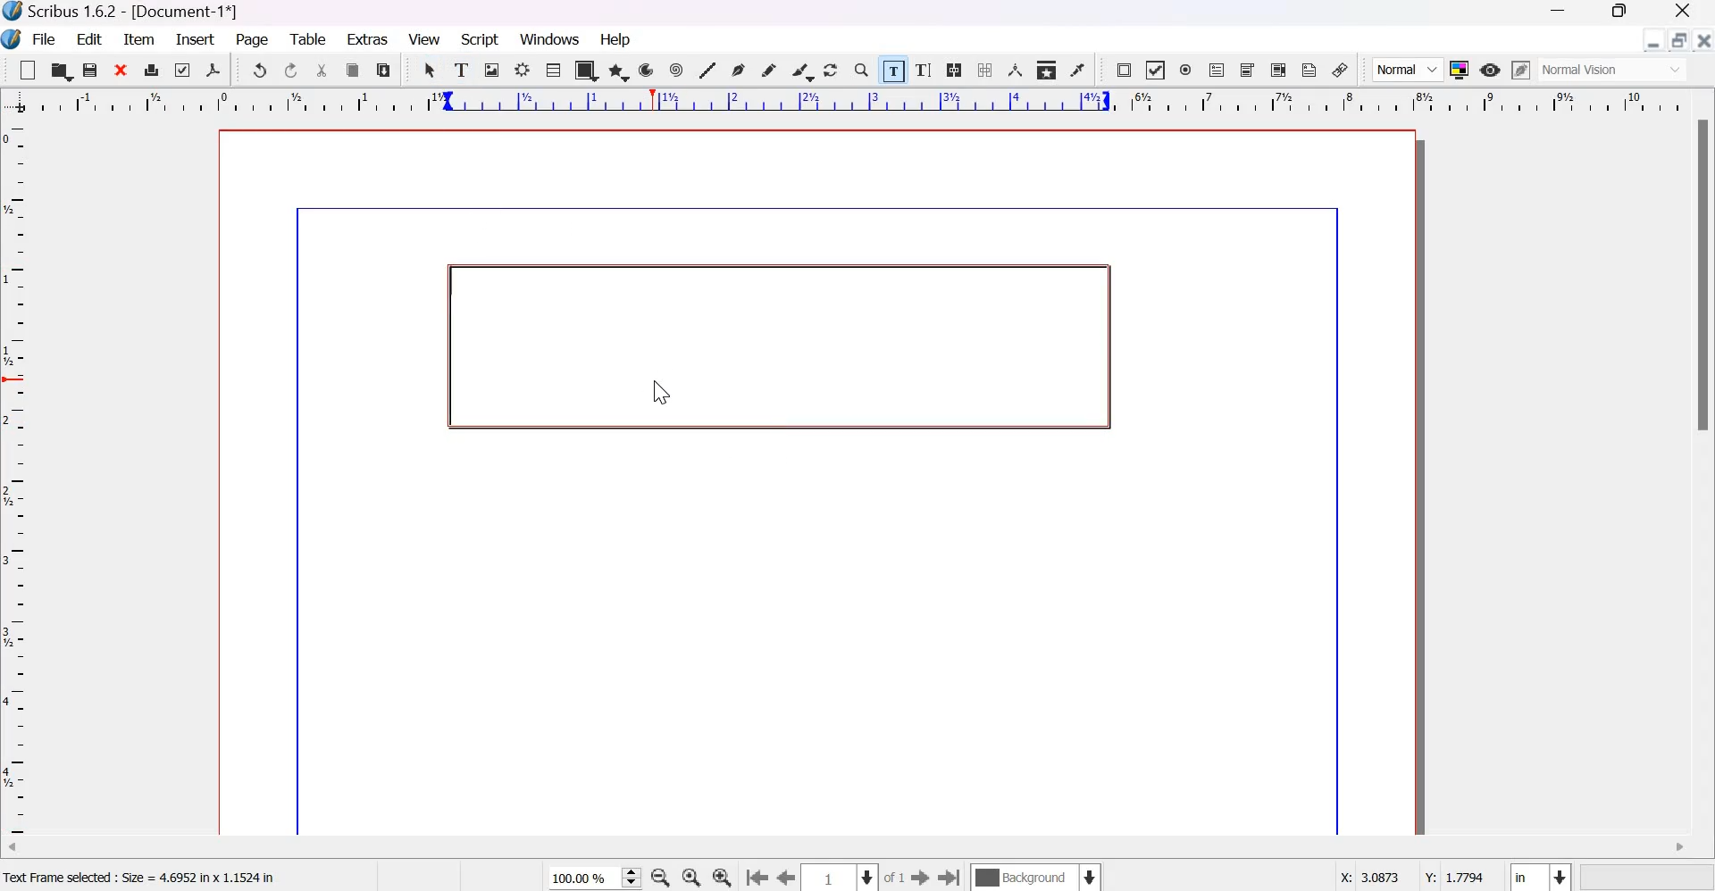  What do you see at coordinates (60, 70) in the screenshot?
I see `open` at bounding box center [60, 70].